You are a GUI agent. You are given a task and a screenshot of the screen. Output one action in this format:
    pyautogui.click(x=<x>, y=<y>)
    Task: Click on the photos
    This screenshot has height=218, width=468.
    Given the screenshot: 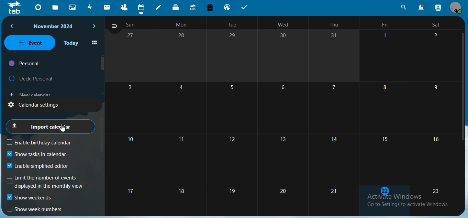 What is the action you would take?
    pyautogui.click(x=73, y=8)
    